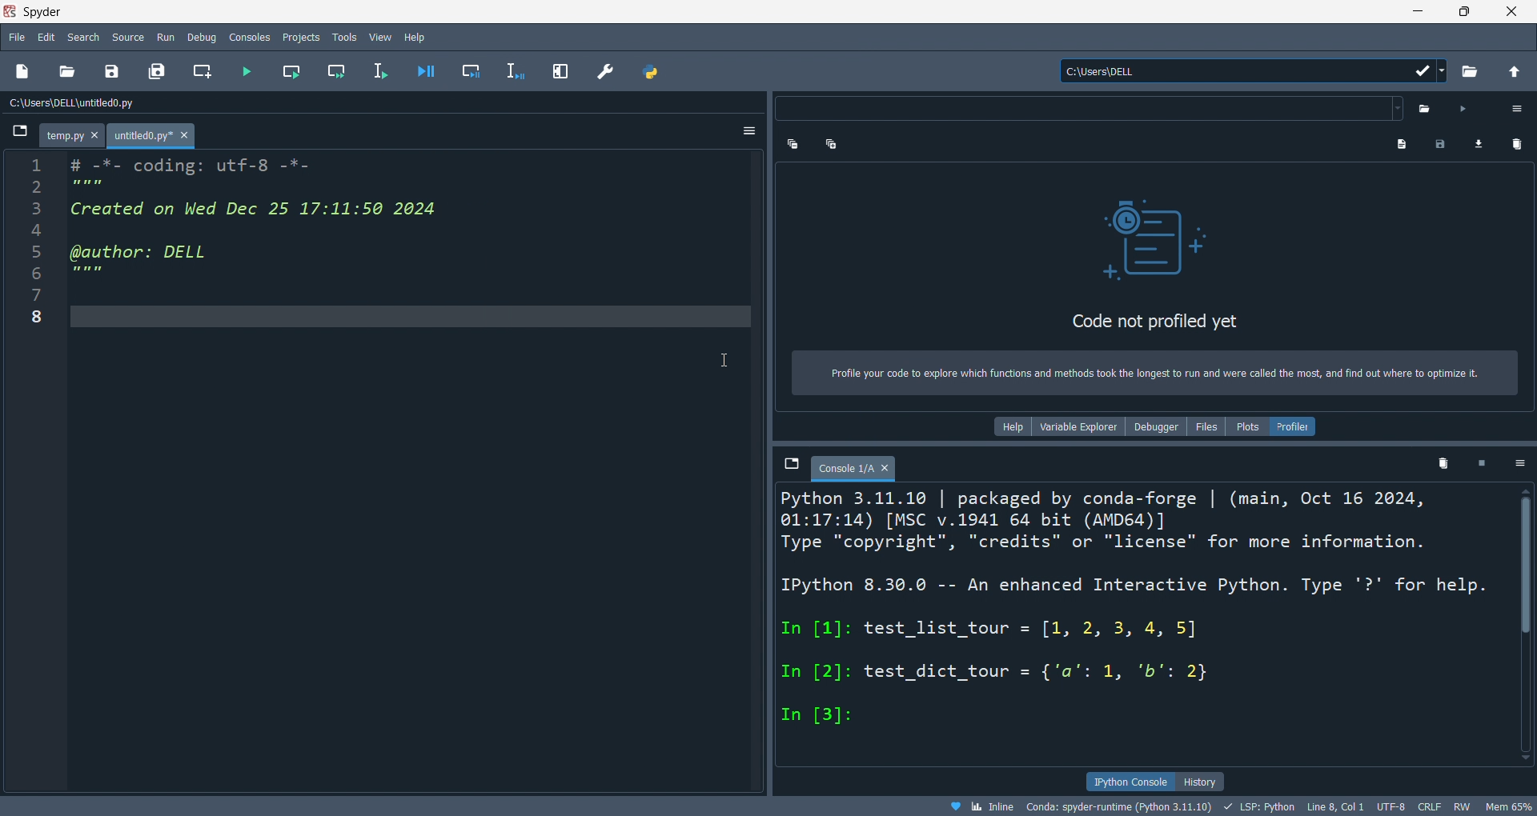 This screenshot has width=1537, height=816. What do you see at coordinates (791, 464) in the screenshot?
I see `browse tabs` at bounding box center [791, 464].